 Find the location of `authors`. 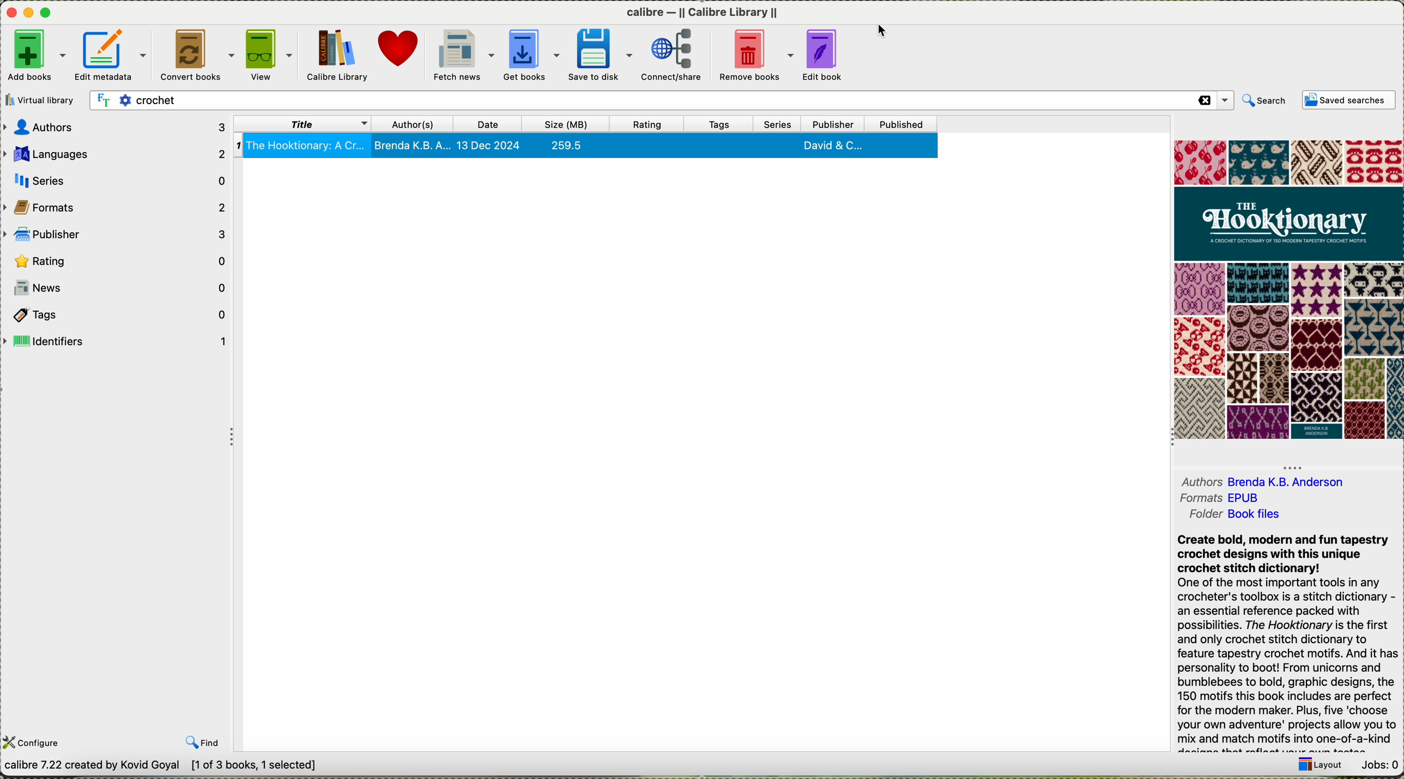

authors is located at coordinates (417, 123).